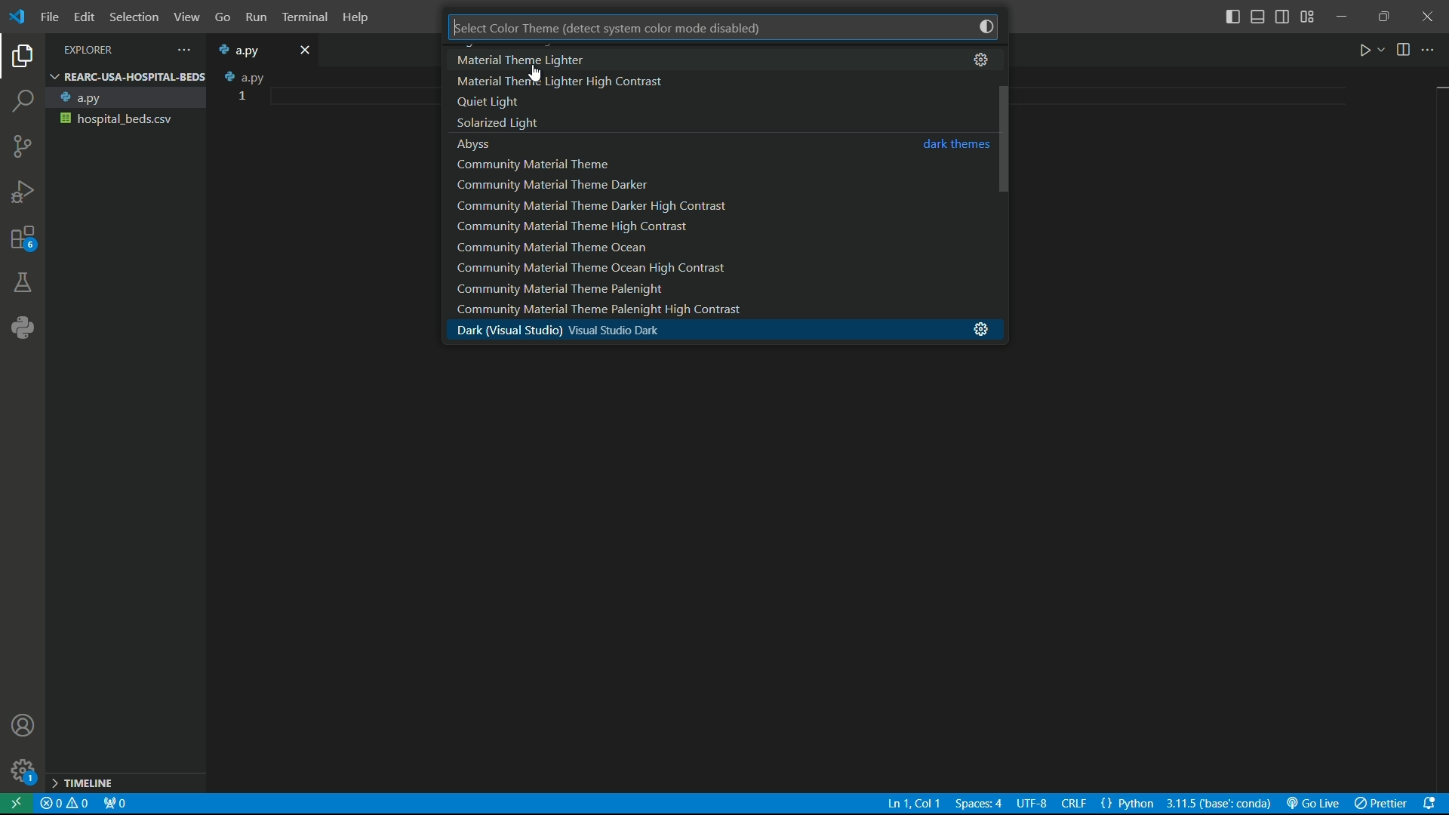 The height and width of the screenshot is (815, 1449). What do you see at coordinates (248, 50) in the screenshot?
I see `a.py` at bounding box center [248, 50].